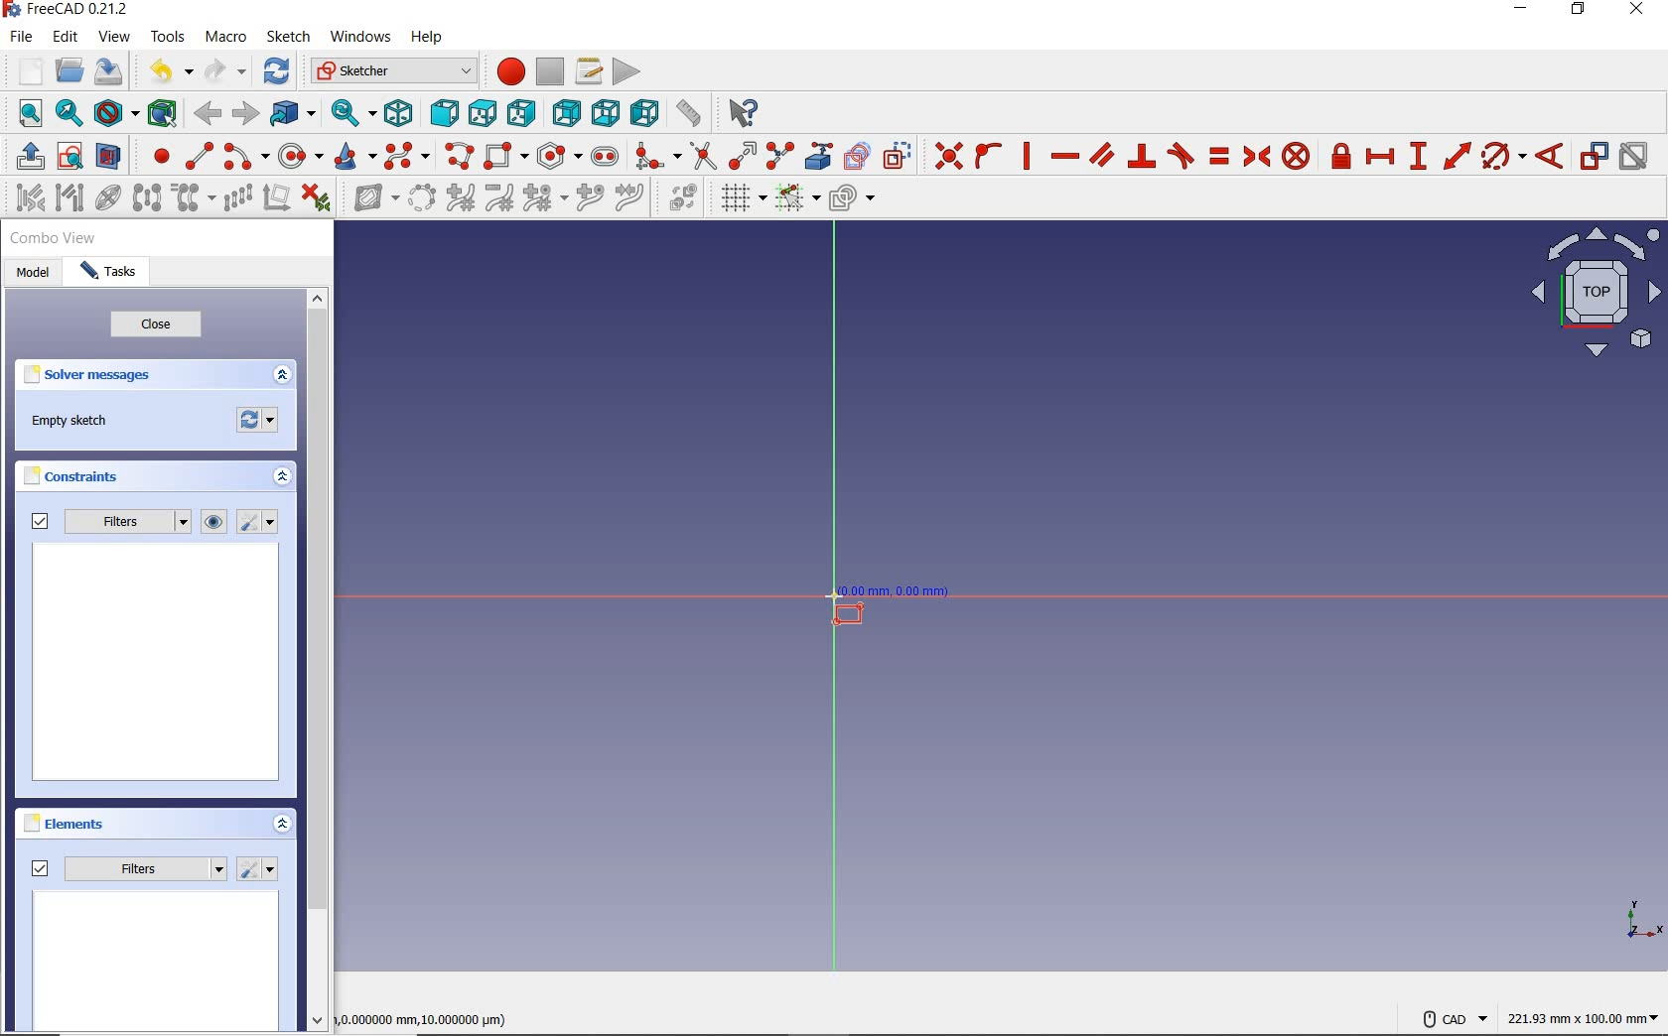 This screenshot has width=1668, height=1036. I want to click on back, so click(210, 113).